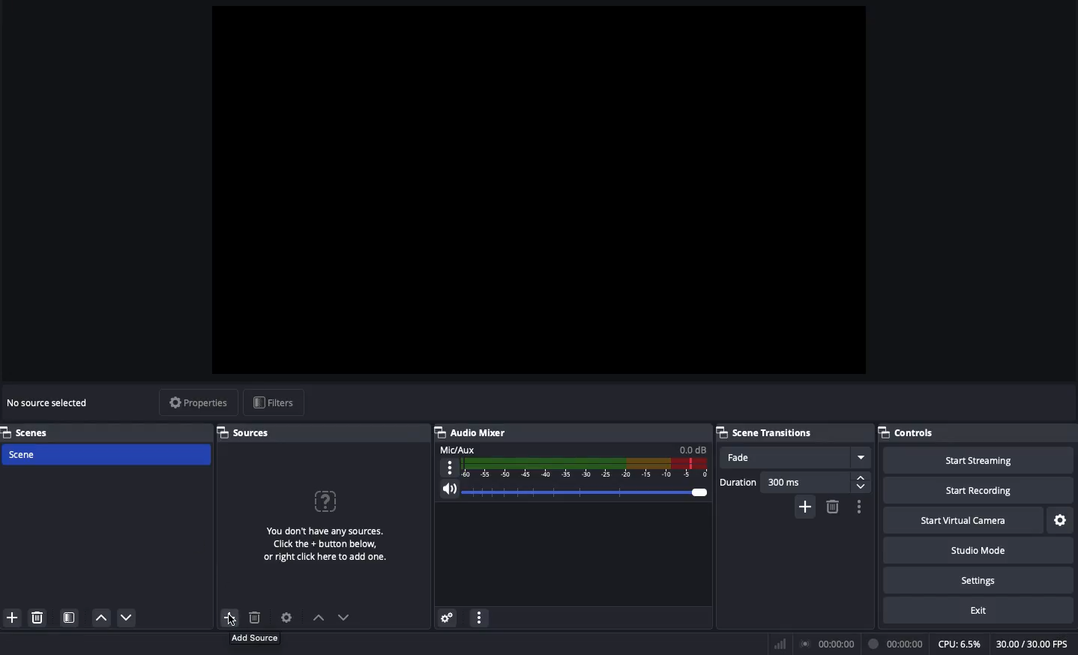 The height and width of the screenshot is (655, 1078). What do you see at coordinates (40, 619) in the screenshot?
I see `delete` at bounding box center [40, 619].